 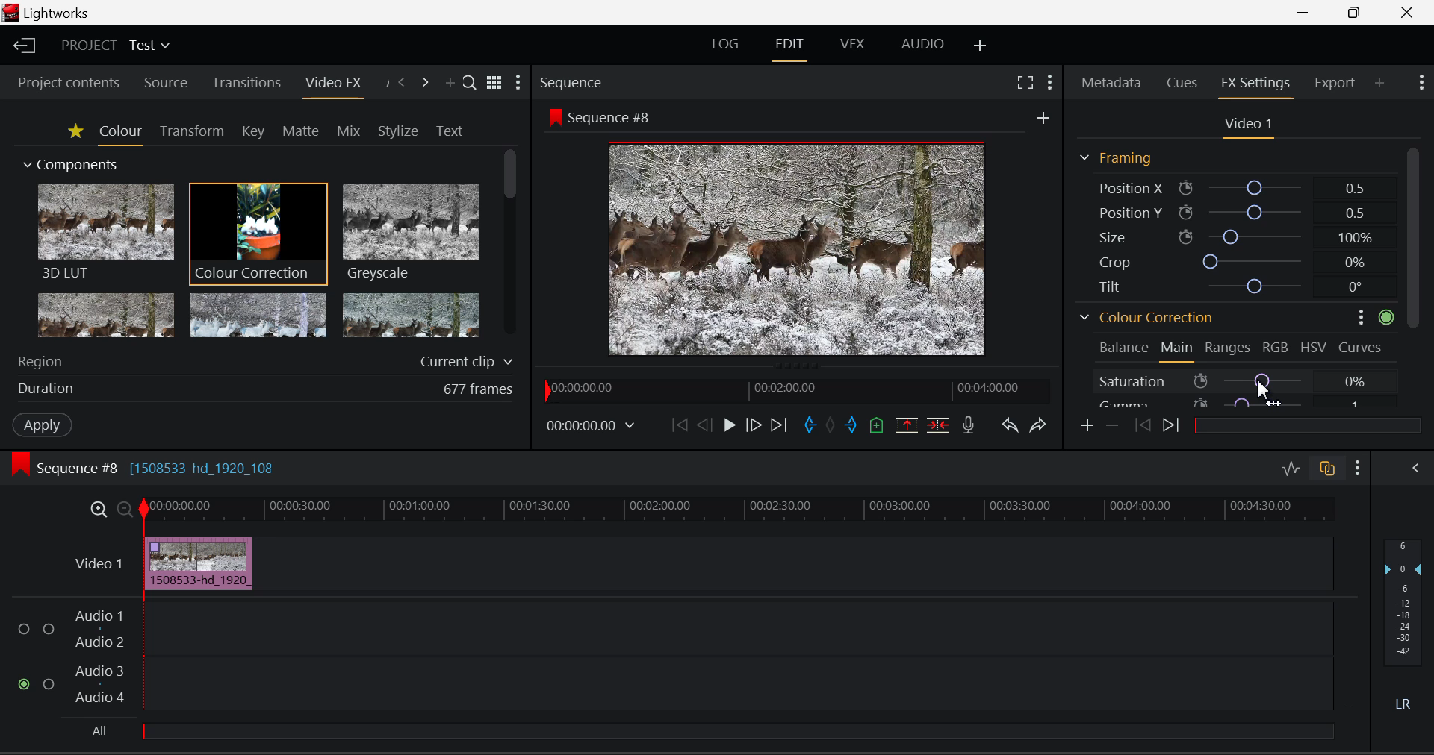 I want to click on Colour Correction, so click(x=1147, y=316).